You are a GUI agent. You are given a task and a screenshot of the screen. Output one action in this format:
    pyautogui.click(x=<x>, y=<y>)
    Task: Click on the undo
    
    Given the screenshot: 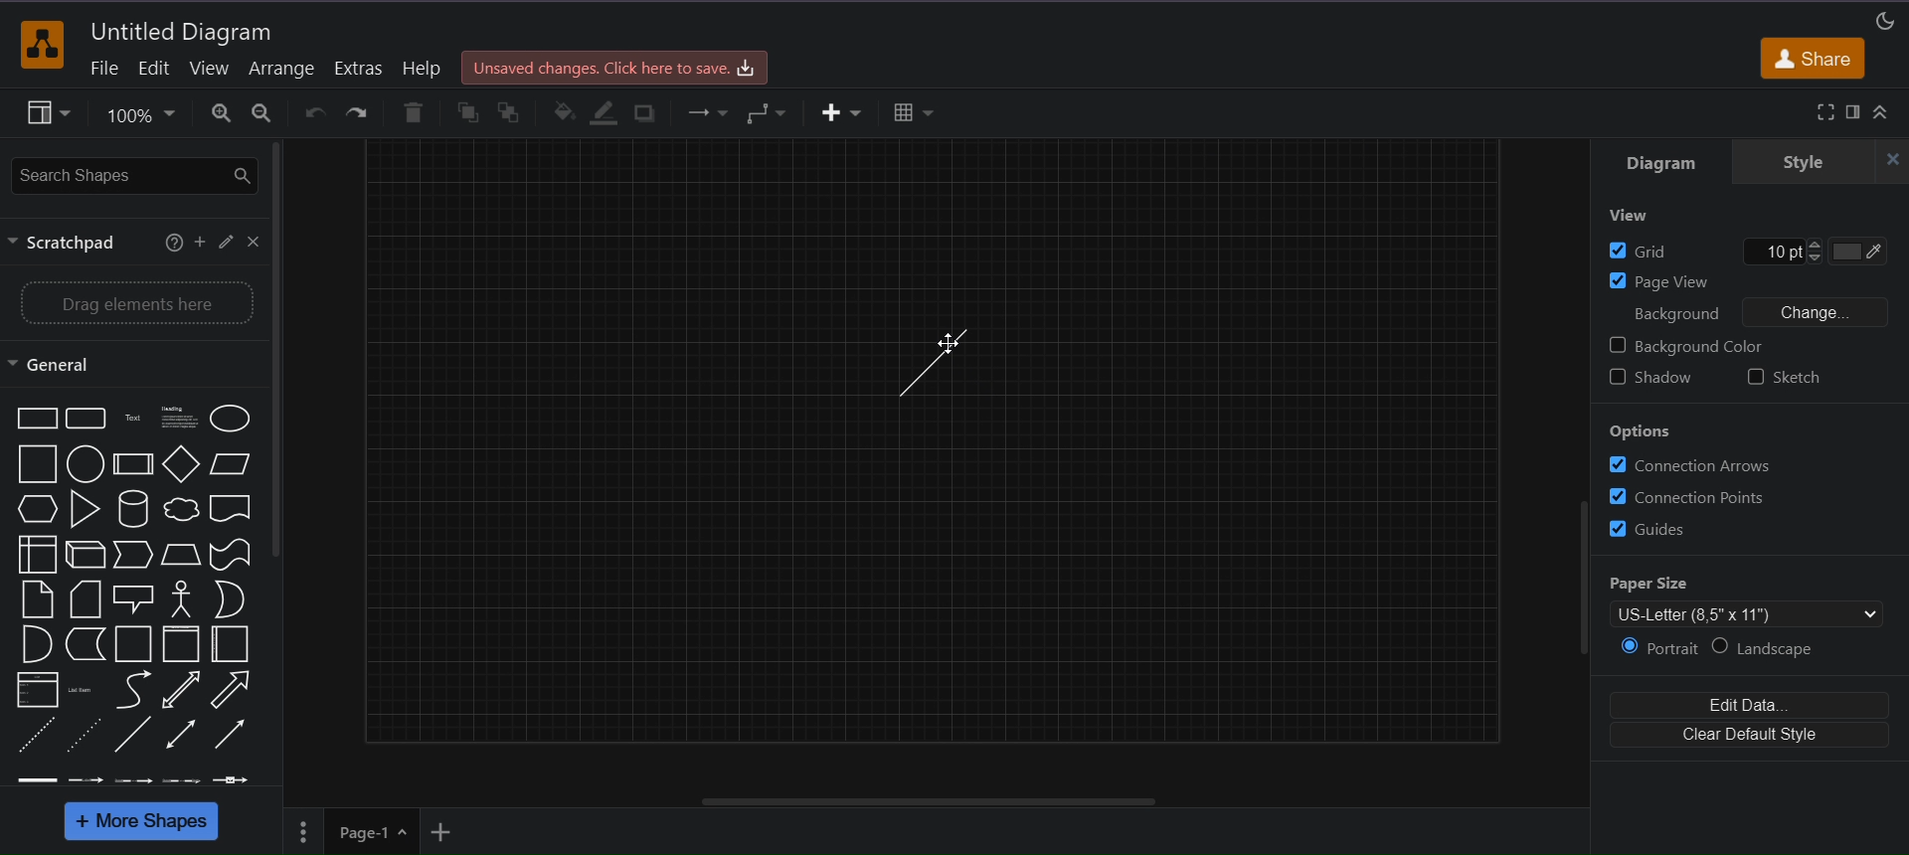 What is the action you would take?
    pyautogui.click(x=314, y=112)
    